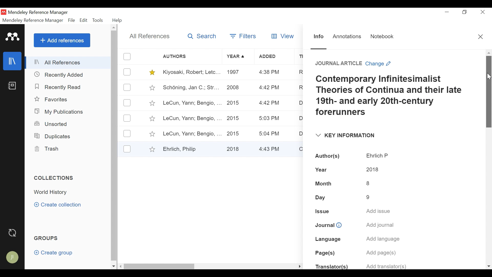 Image resolution: width=492 pixels, height=277 pixels. I want to click on Day, so click(324, 197).